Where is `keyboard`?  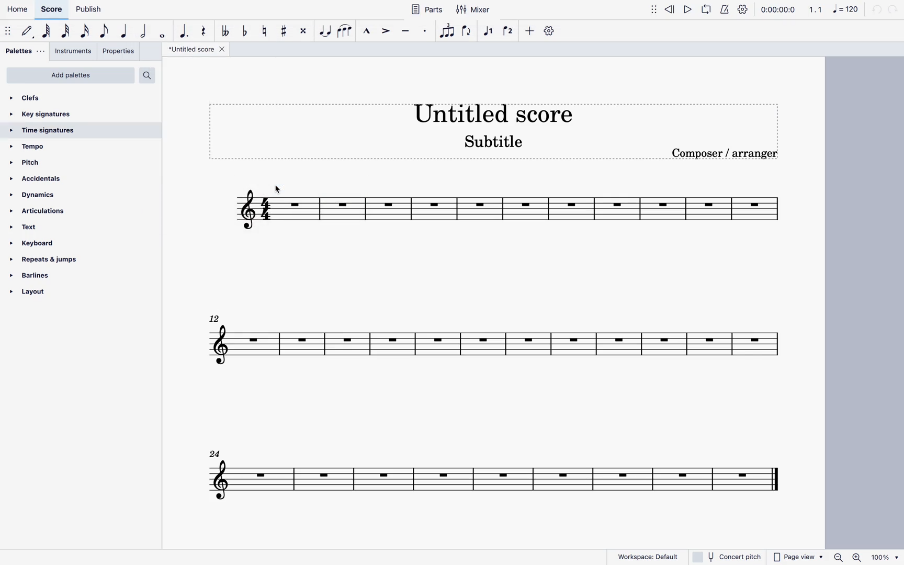
keyboard is located at coordinates (42, 243).